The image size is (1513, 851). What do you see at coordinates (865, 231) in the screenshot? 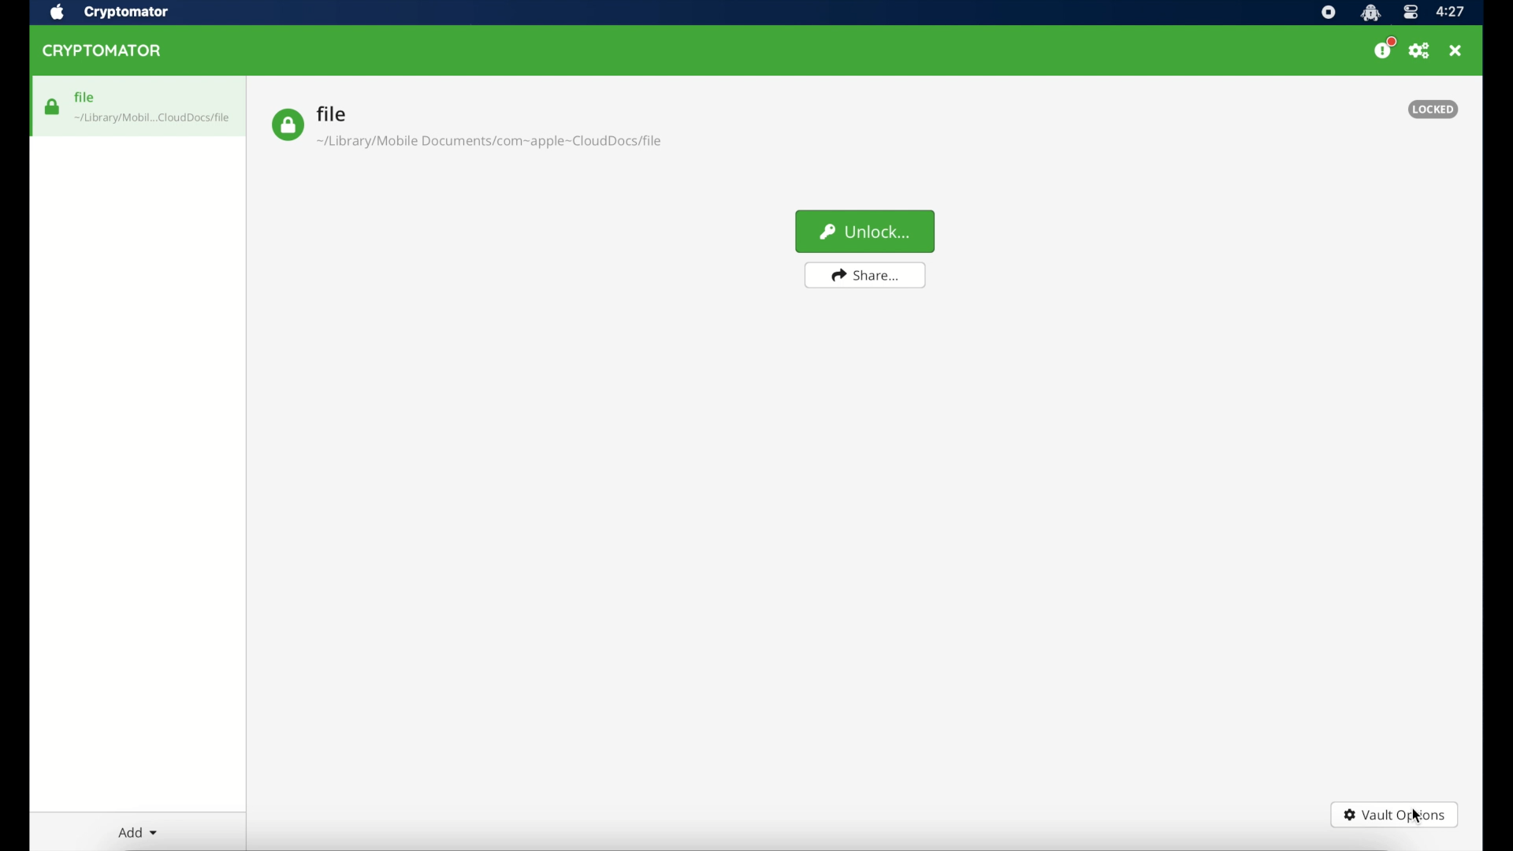
I see `unlock` at bounding box center [865, 231].